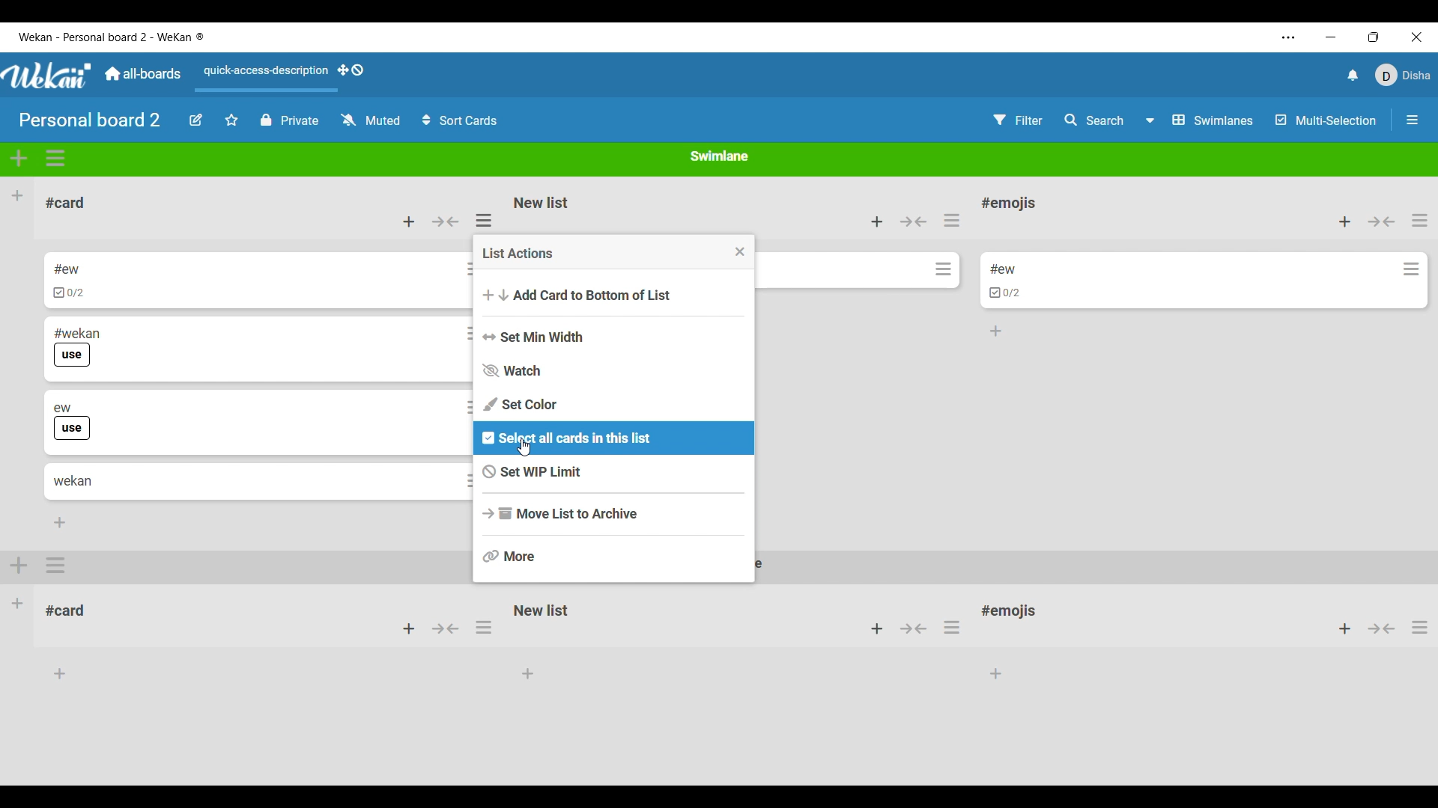 The width and height of the screenshot is (1438, 808). What do you see at coordinates (66, 269) in the screenshot?
I see `Card name` at bounding box center [66, 269].